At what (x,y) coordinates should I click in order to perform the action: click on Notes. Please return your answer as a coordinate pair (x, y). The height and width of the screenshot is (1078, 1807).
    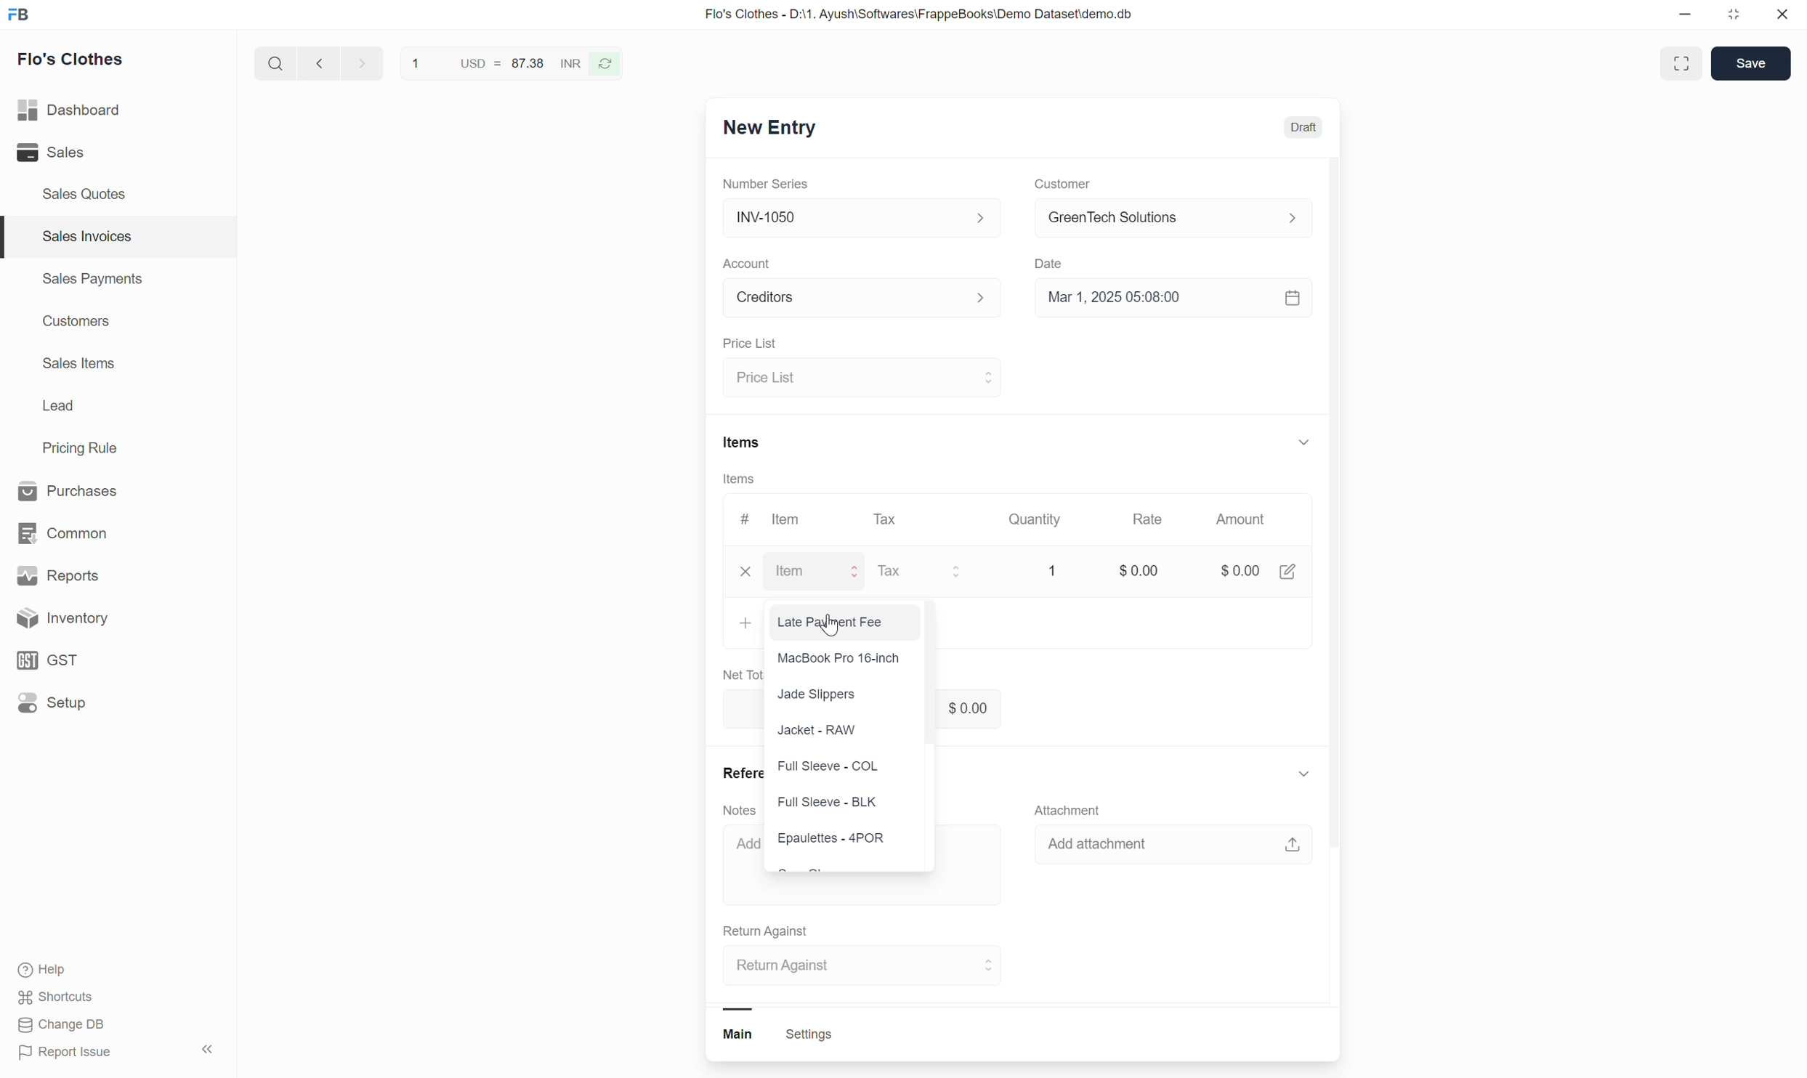
    Looking at the image, I should click on (739, 806).